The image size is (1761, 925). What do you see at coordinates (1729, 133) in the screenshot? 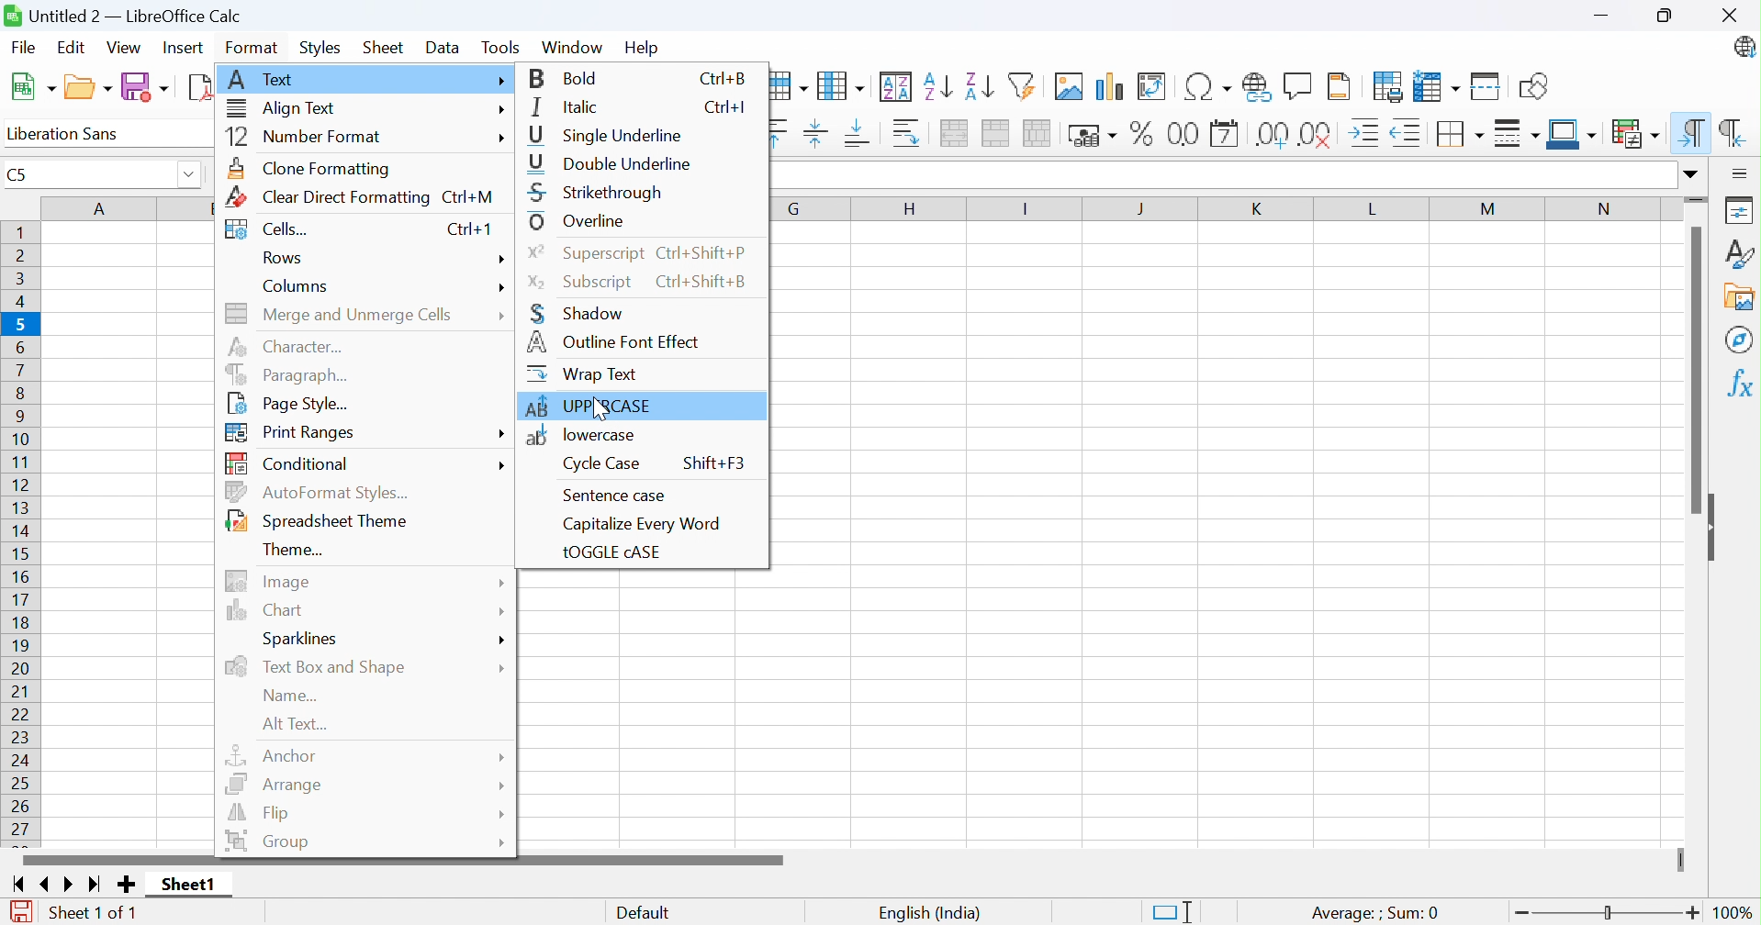
I see `Right-to-left` at bounding box center [1729, 133].